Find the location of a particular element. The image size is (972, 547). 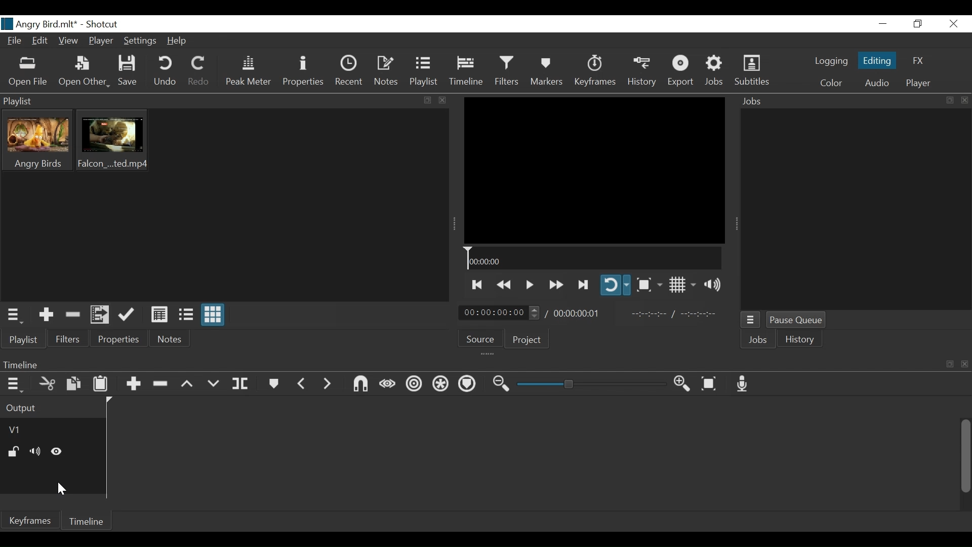

Record audio is located at coordinates (740, 383).